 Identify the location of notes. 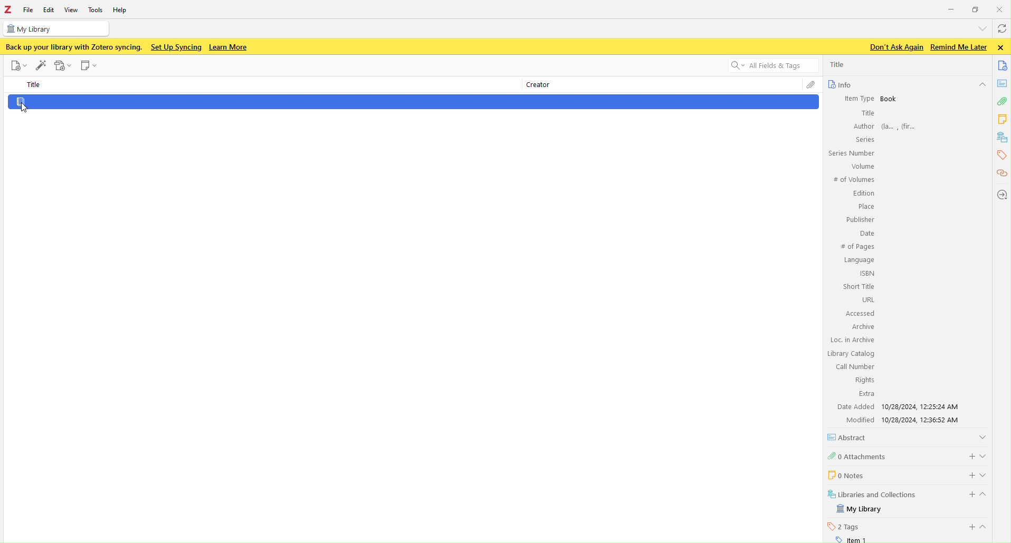
(907, 474).